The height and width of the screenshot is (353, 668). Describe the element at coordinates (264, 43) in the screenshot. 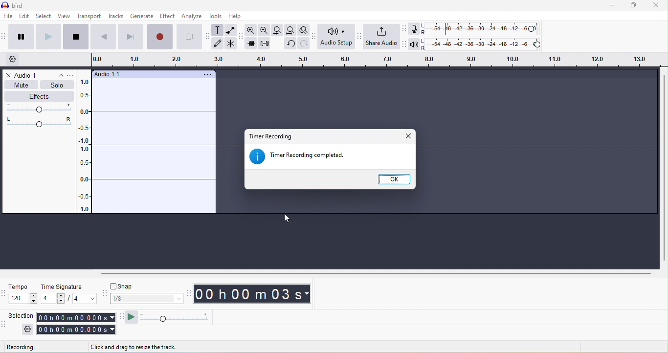

I see `silence audio selection` at that location.